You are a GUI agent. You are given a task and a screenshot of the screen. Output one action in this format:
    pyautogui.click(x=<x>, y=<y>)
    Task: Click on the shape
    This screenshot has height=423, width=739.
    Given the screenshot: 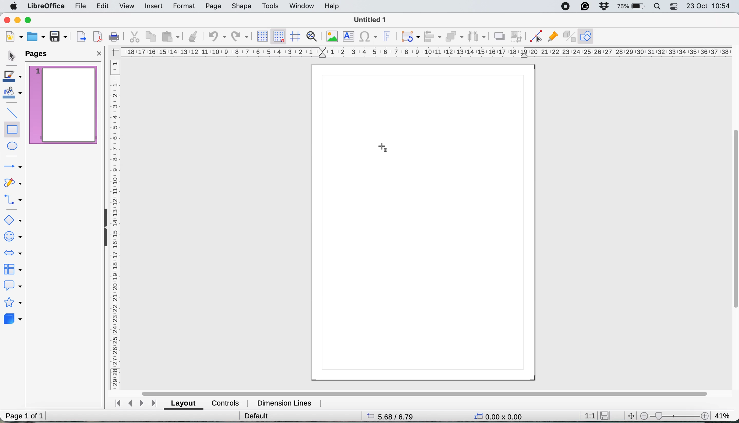 What is the action you would take?
    pyautogui.click(x=242, y=6)
    